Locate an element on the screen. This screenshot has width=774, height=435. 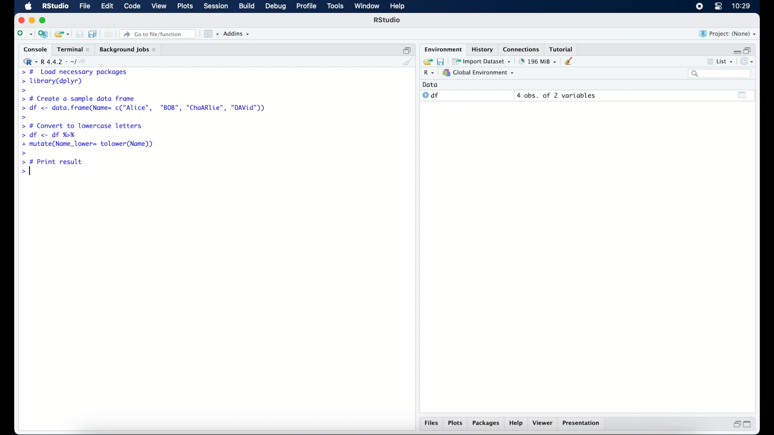
R 4.4.2 is located at coordinates (56, 62).